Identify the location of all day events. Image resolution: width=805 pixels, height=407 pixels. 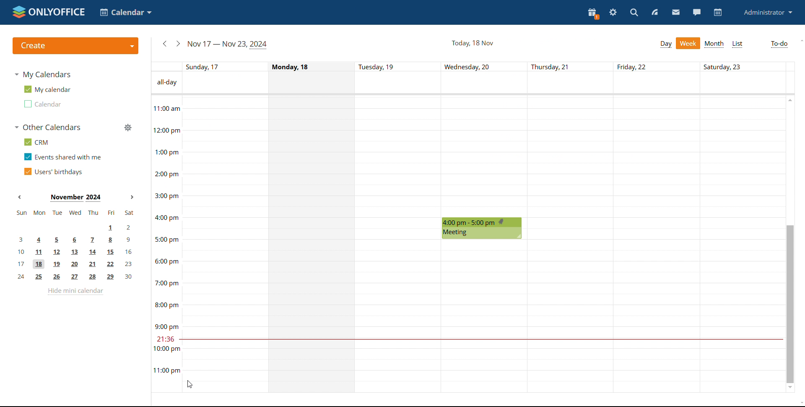
(488, 83).